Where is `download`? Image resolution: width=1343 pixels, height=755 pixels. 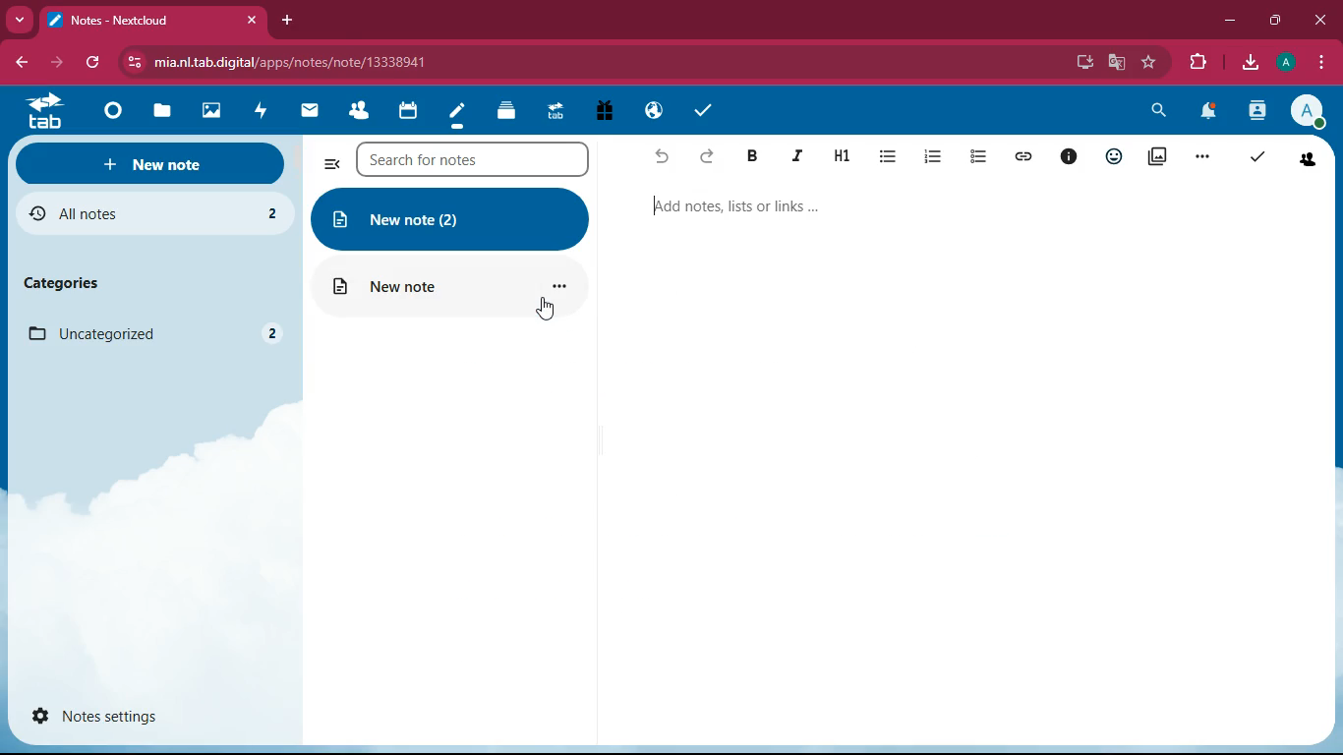
download is located at coordinates (1247, 62).